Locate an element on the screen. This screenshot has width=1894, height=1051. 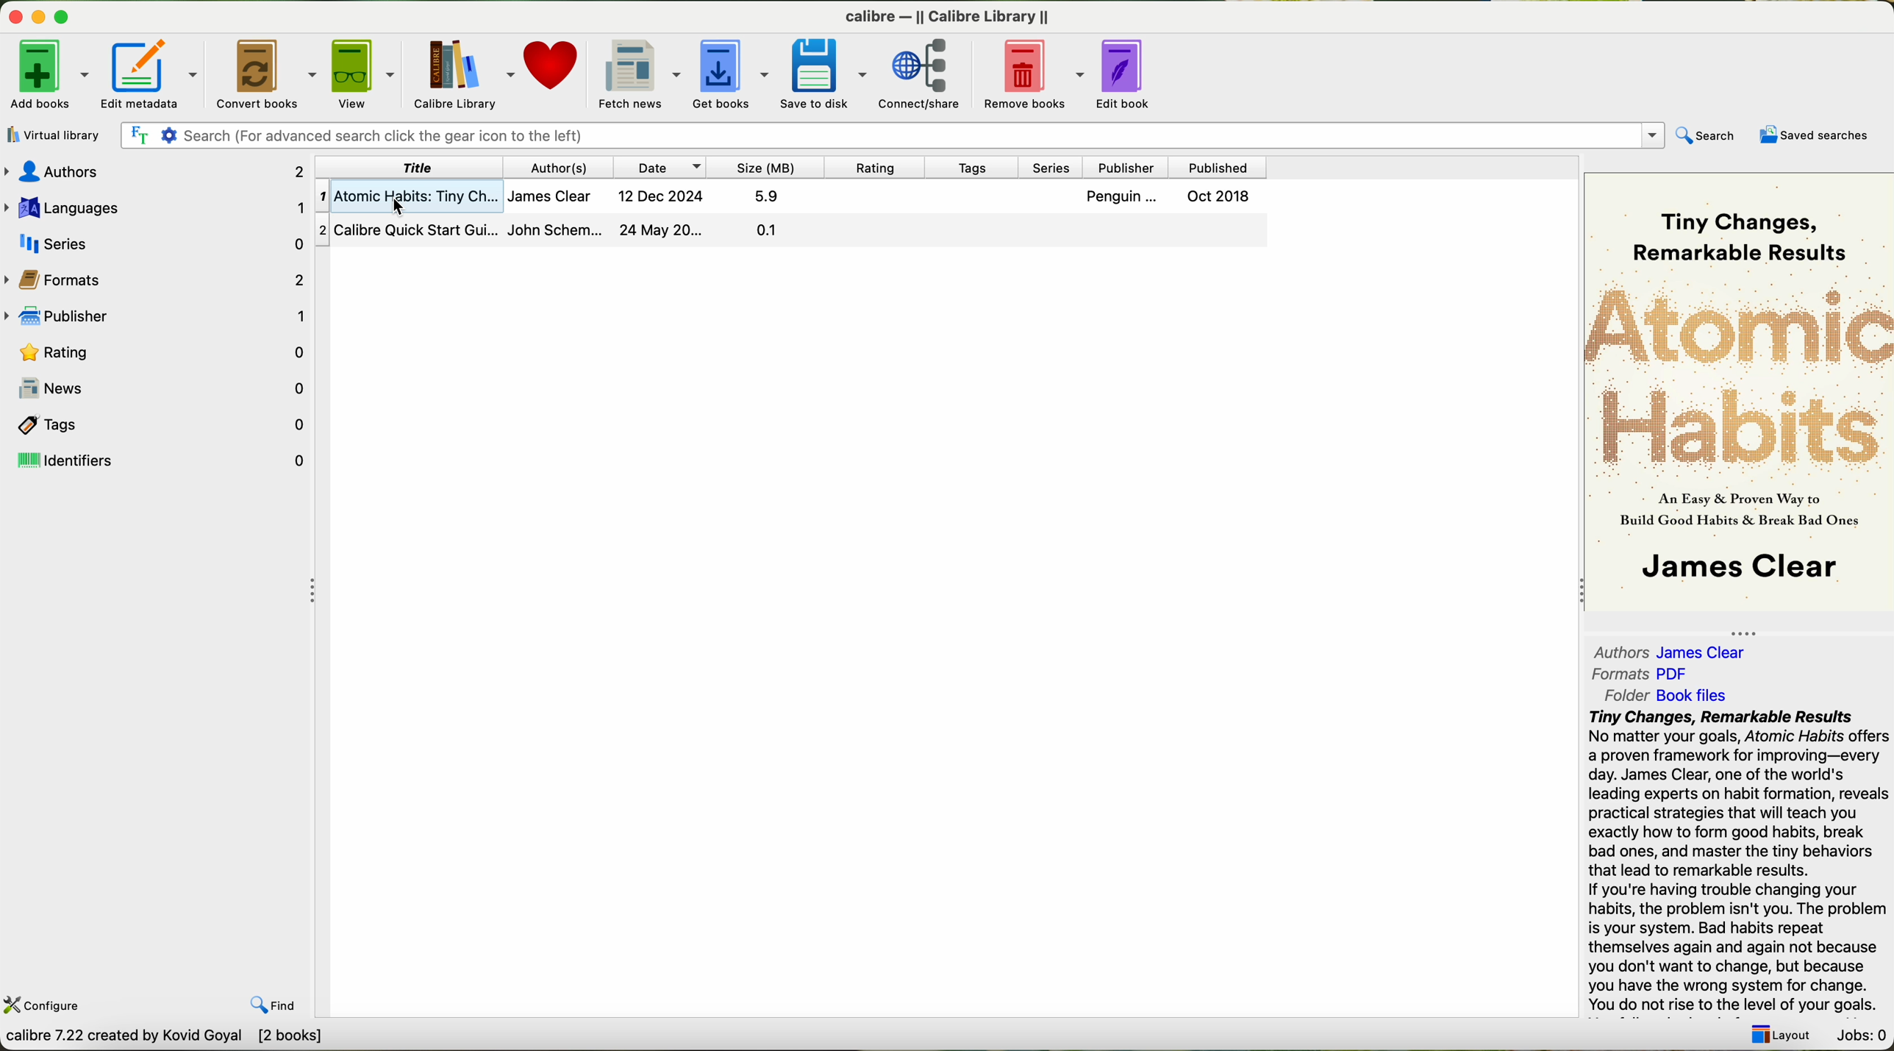
identifiers is located at coordinates (157, 460).